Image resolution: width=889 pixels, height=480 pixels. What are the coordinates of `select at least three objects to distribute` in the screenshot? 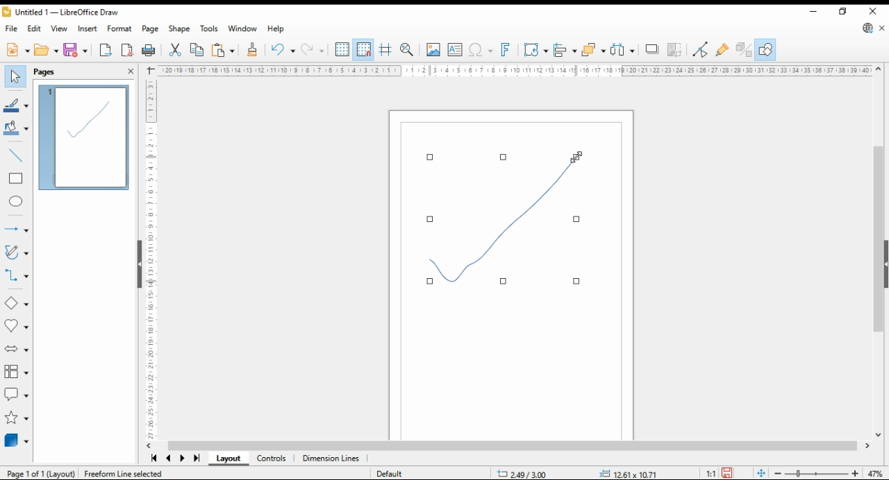 It's located at (622, 50).